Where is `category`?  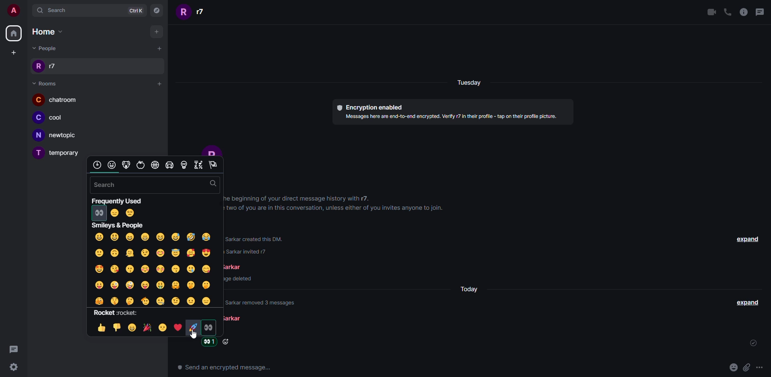 category is located at coordinates (112, 165).